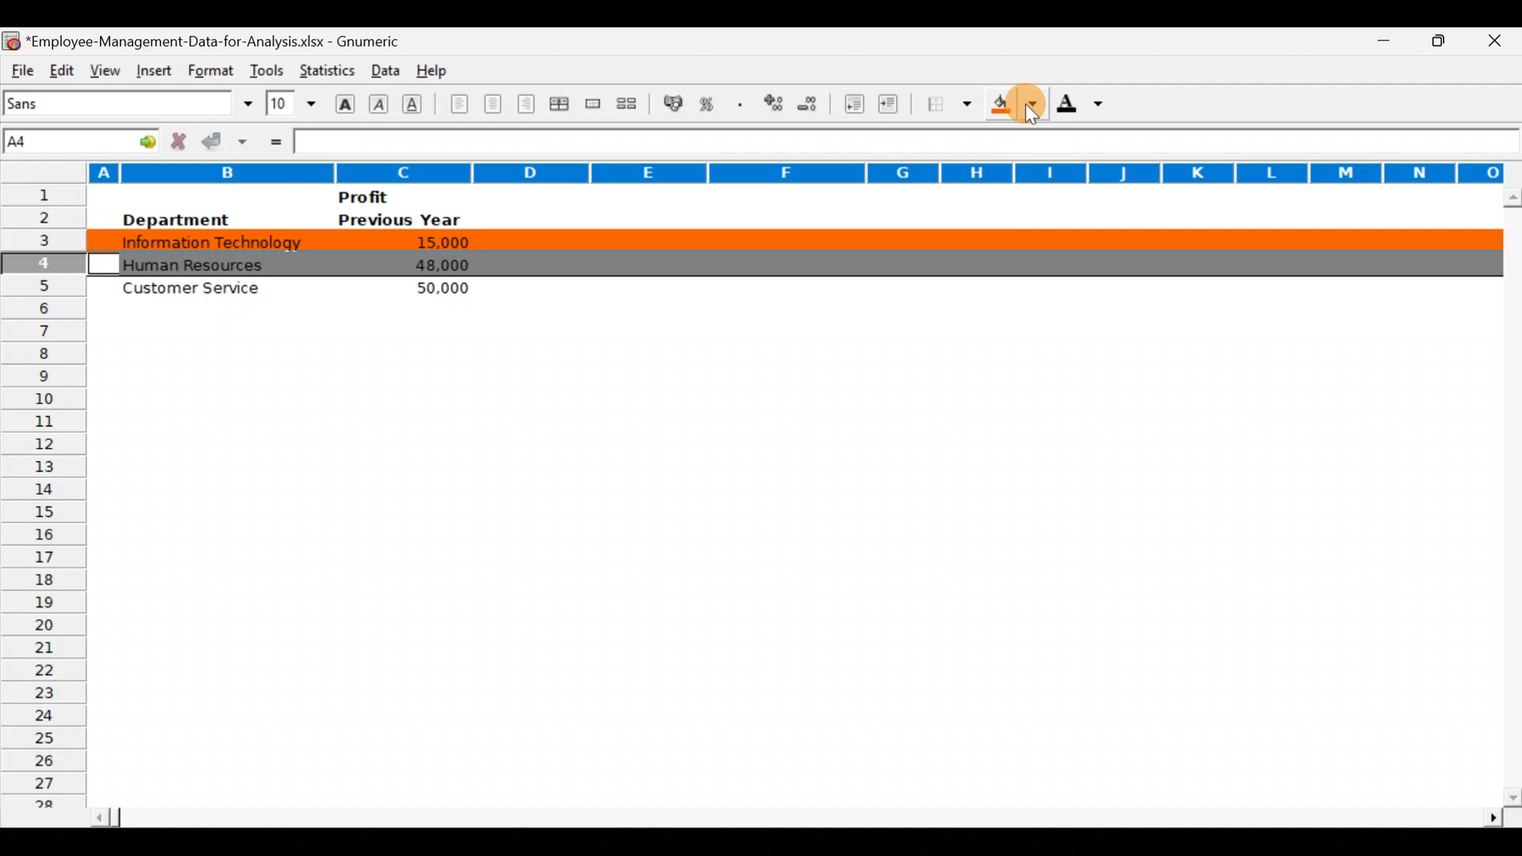  Describe the element at coordinates (436, 288) in the screenshot. I see `50,000` at that location.